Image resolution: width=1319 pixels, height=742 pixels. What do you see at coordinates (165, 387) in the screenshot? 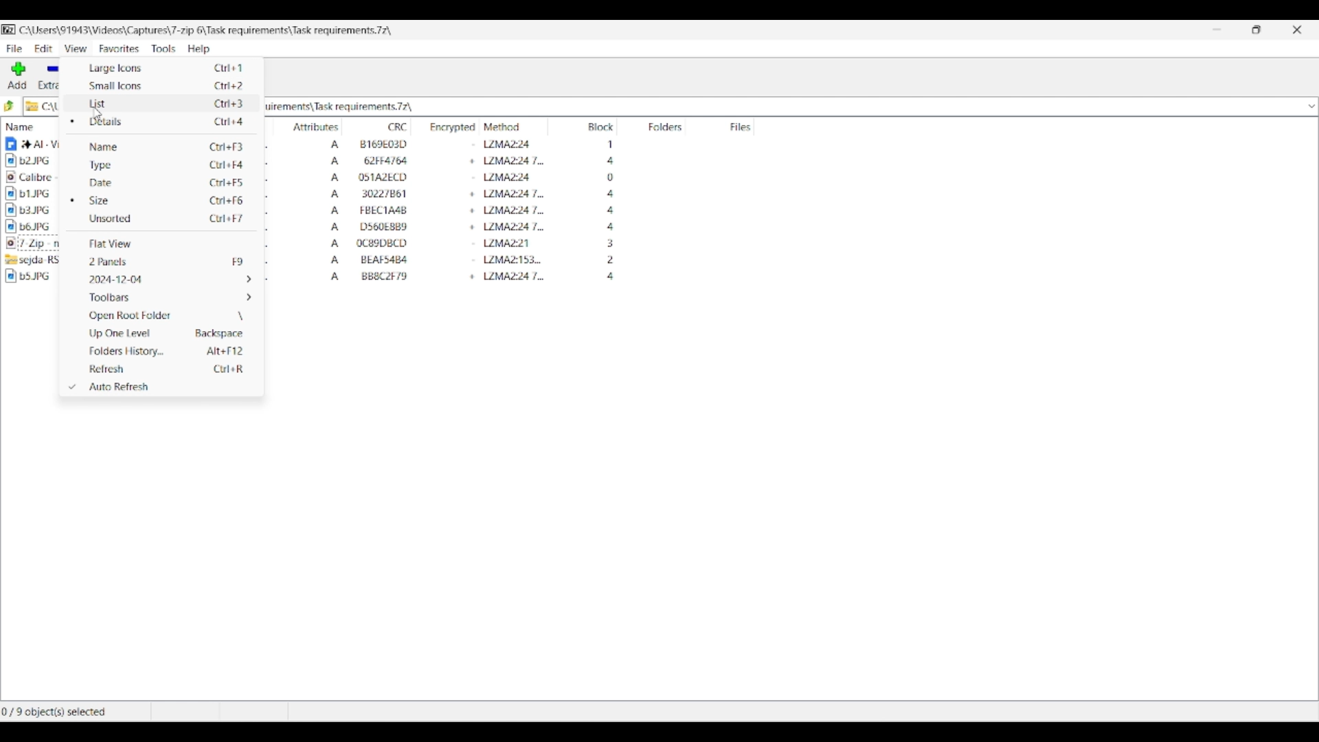
I see `Auto refresh` at bounding box center [165, 387].